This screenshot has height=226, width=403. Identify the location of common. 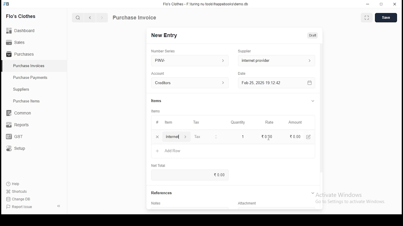
(20, 113).